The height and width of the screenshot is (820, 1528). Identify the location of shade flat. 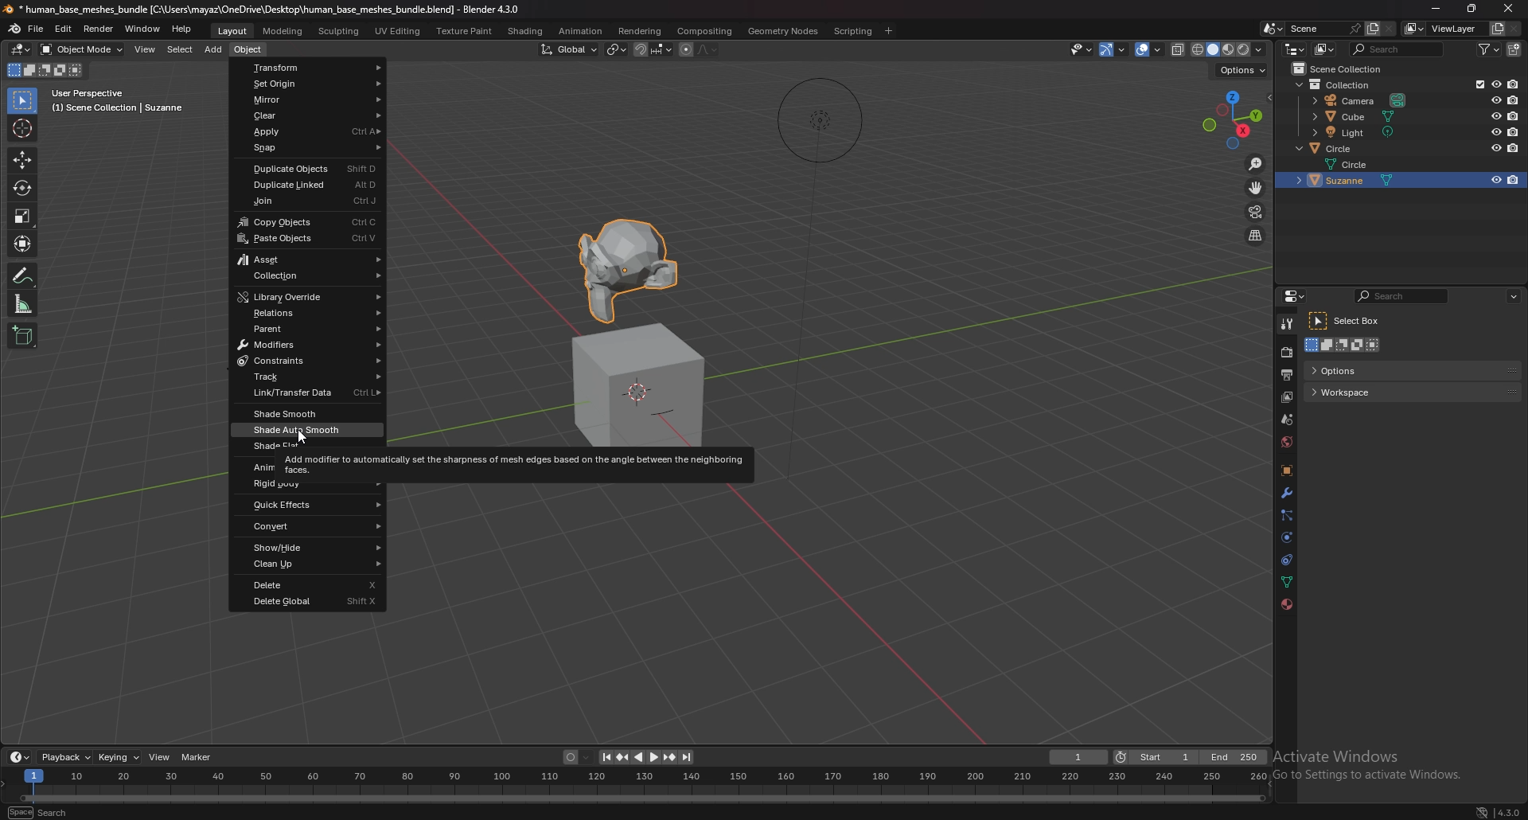
(307, 447).